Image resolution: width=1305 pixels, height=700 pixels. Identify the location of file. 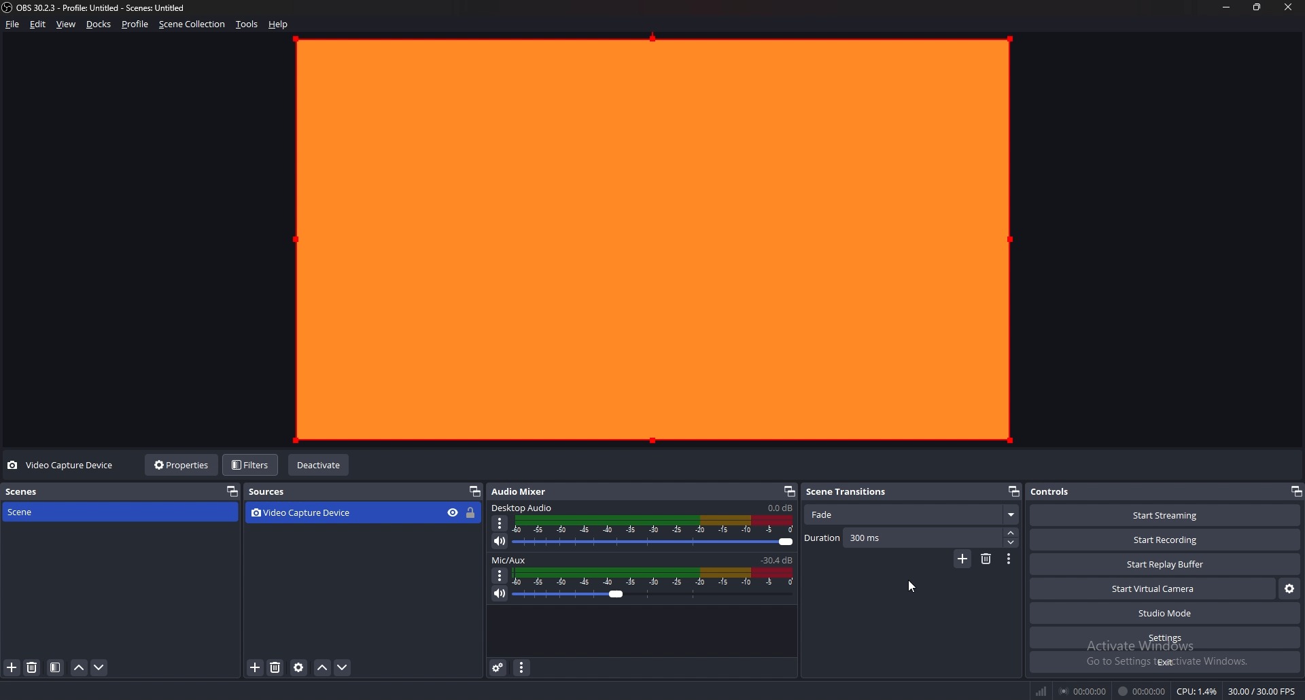
(12, 24).